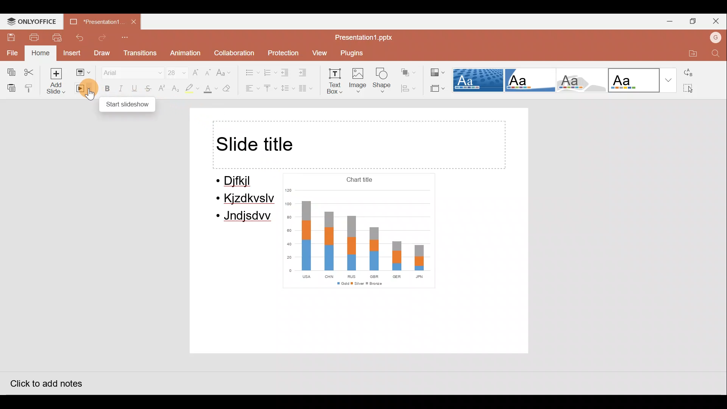 This screenshot has width=727, height=409. What do you see at coordinates (252, 89) in the screenshot?
I see `Horizontal align` at bounding box center [252, 89].